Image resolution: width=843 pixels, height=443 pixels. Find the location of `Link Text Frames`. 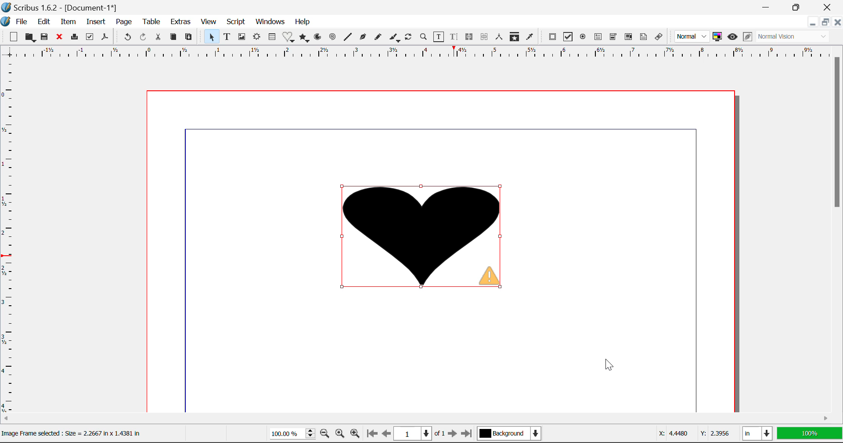

Link Text Frames is located at coordinates (471, 36).